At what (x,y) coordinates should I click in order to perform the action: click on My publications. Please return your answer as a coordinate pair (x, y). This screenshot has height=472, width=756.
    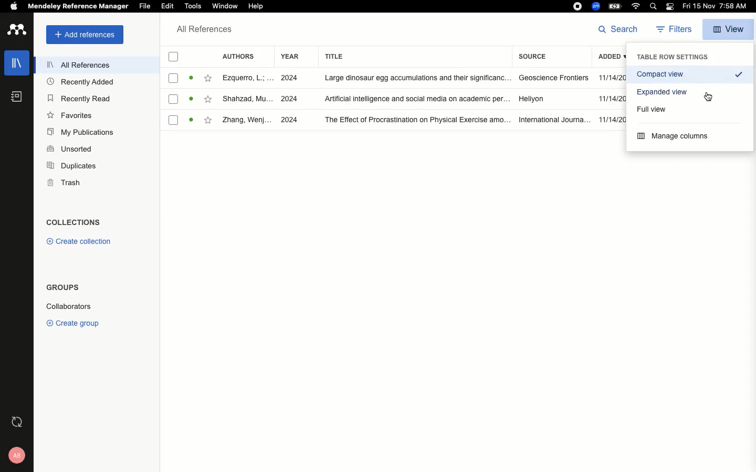
    Looking at the image, I should click on (79, 131).